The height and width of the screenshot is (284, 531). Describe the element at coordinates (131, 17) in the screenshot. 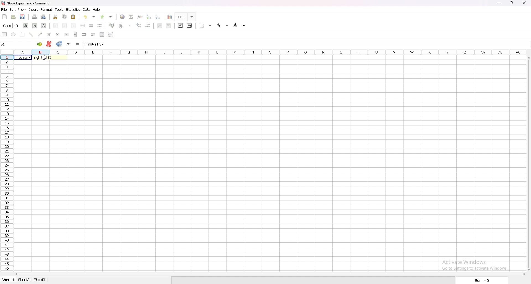

I see `summation` at that location.